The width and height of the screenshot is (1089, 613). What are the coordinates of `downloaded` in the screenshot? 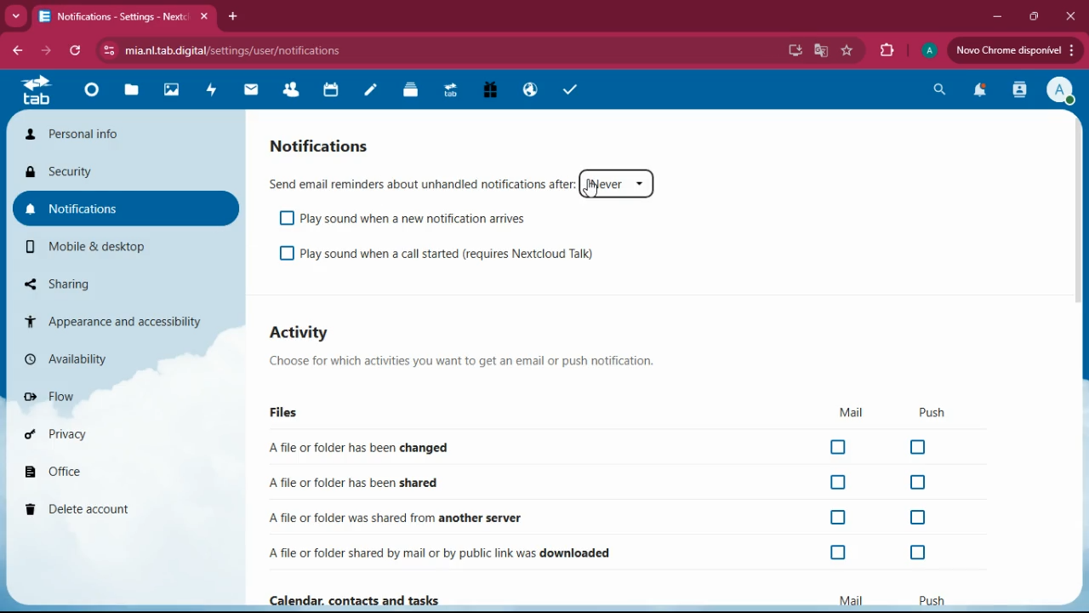 It's located at (445, 550).